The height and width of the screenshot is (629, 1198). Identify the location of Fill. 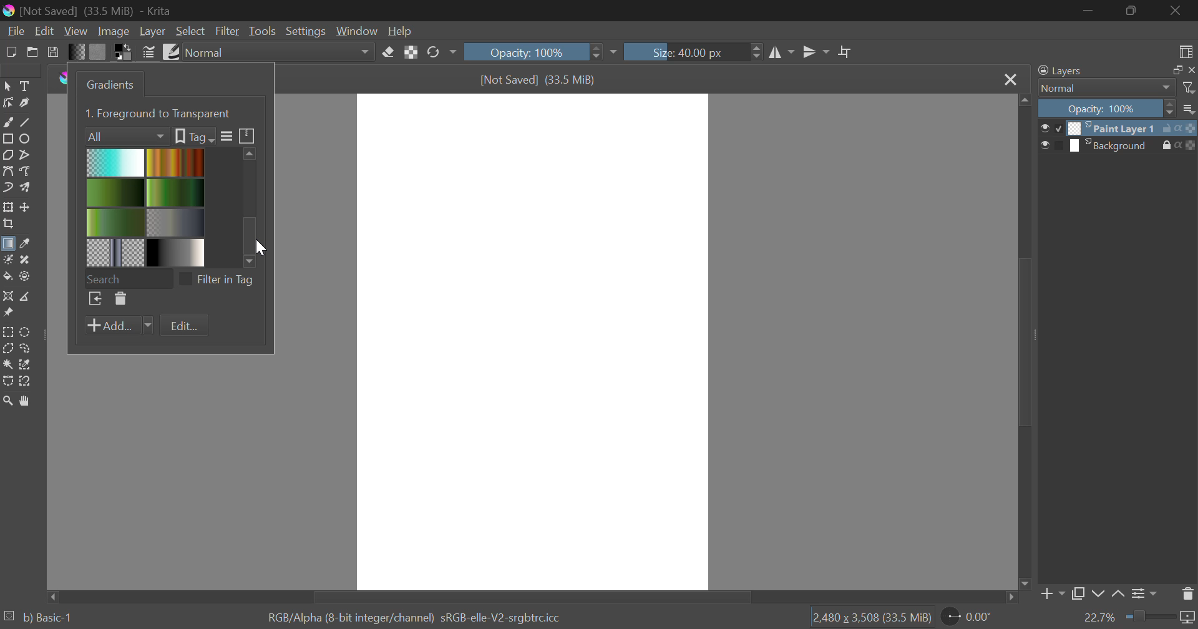
(7, 276).